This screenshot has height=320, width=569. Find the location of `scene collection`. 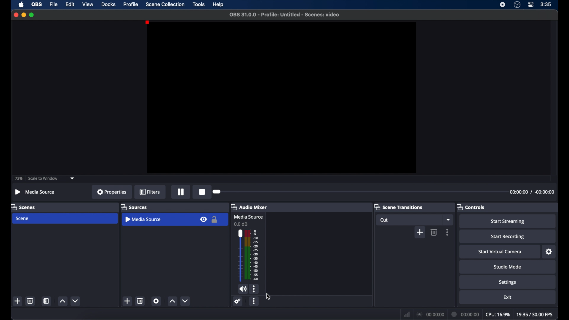

scene collection is located at coordinates (166, 4).